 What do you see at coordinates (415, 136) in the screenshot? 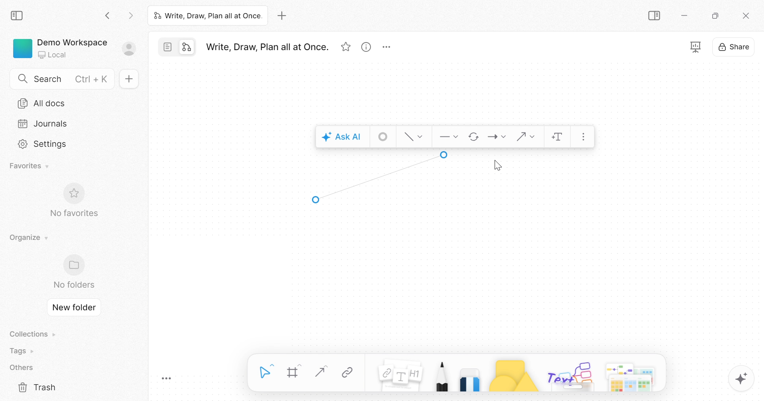
I see `Style` at bounding box center [415, 136].